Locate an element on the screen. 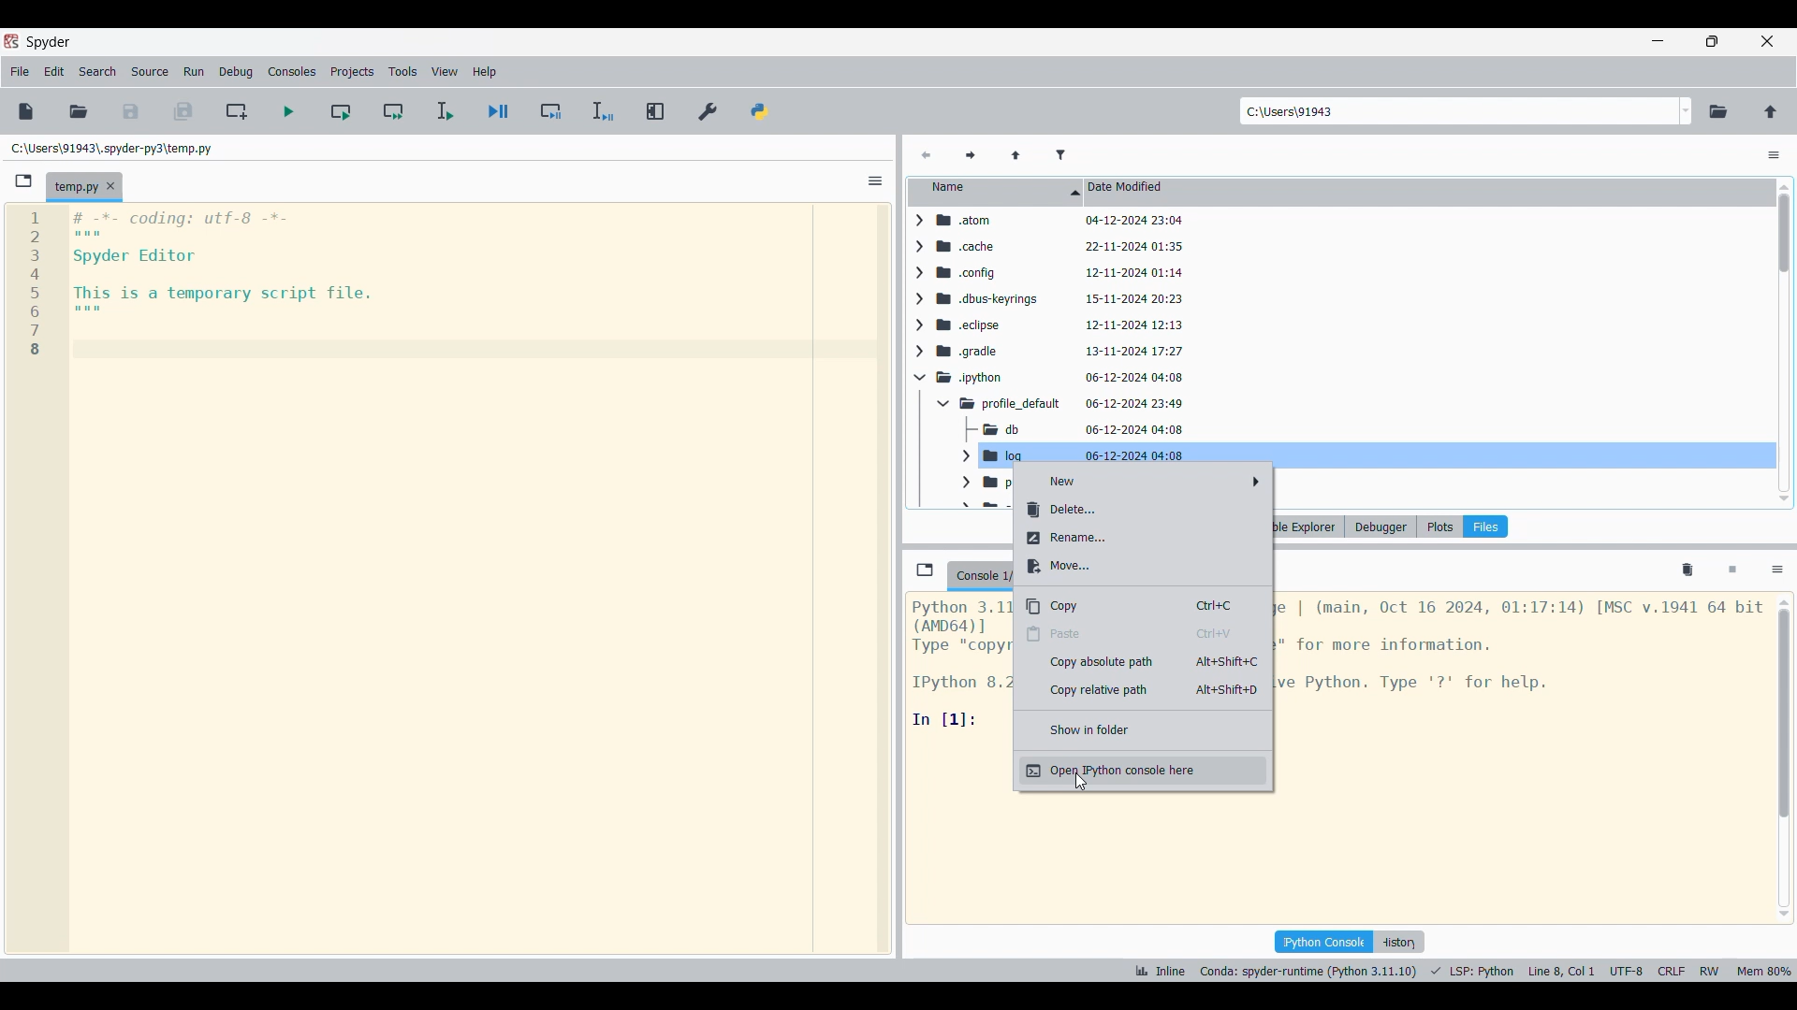 The height and width of the screenshot is (1010, 1797). Details of current code is located at coordinates (1463, 971).